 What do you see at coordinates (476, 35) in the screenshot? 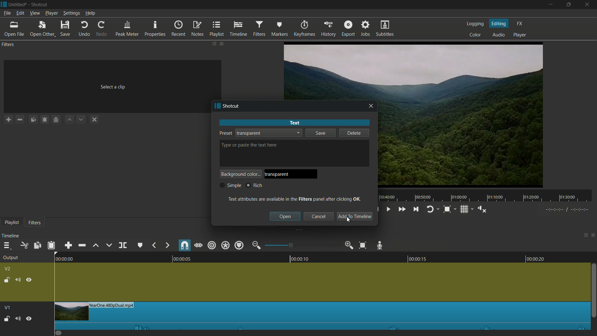
I see `color` at bounding box center [476, 35].